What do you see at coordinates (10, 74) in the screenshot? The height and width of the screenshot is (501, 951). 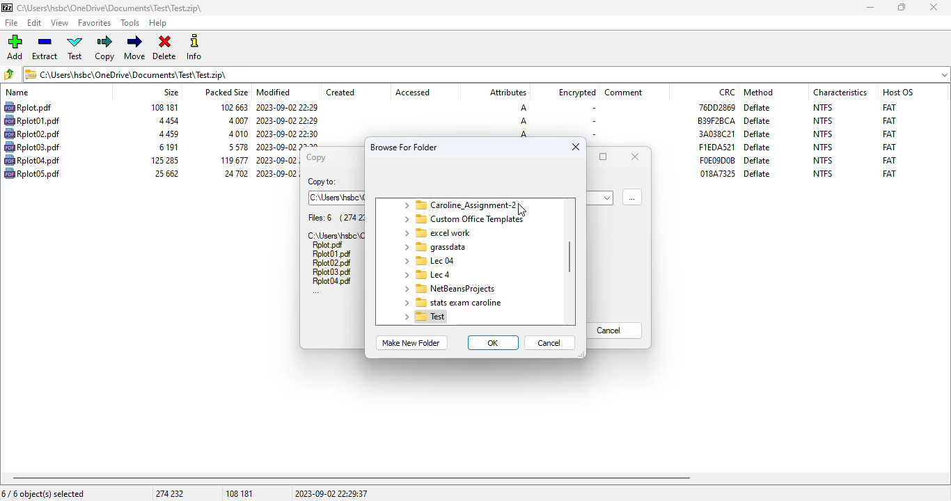 I see `browse folders` at bounding box center [10, 74].